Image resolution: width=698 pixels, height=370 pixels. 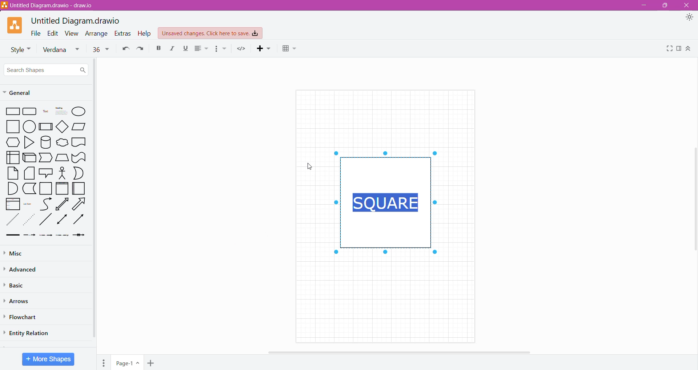 I want to click on Add Page, so click(x=152, y=363).